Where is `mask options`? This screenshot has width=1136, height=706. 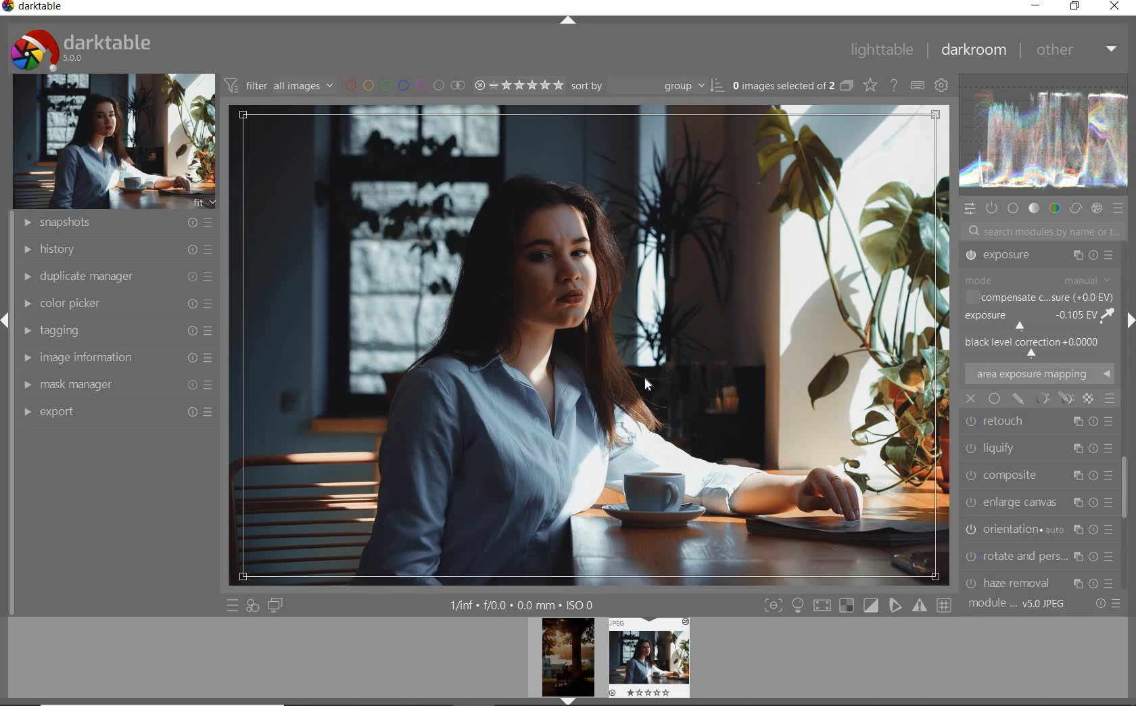 mask options is located at coordinates (1052, 398).